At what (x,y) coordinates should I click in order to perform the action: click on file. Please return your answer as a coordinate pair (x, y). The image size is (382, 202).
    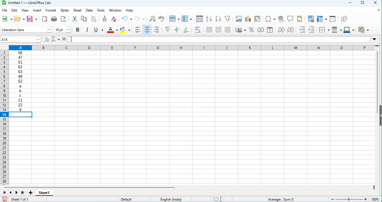
    Looking at the image, I should click on (4, 10).